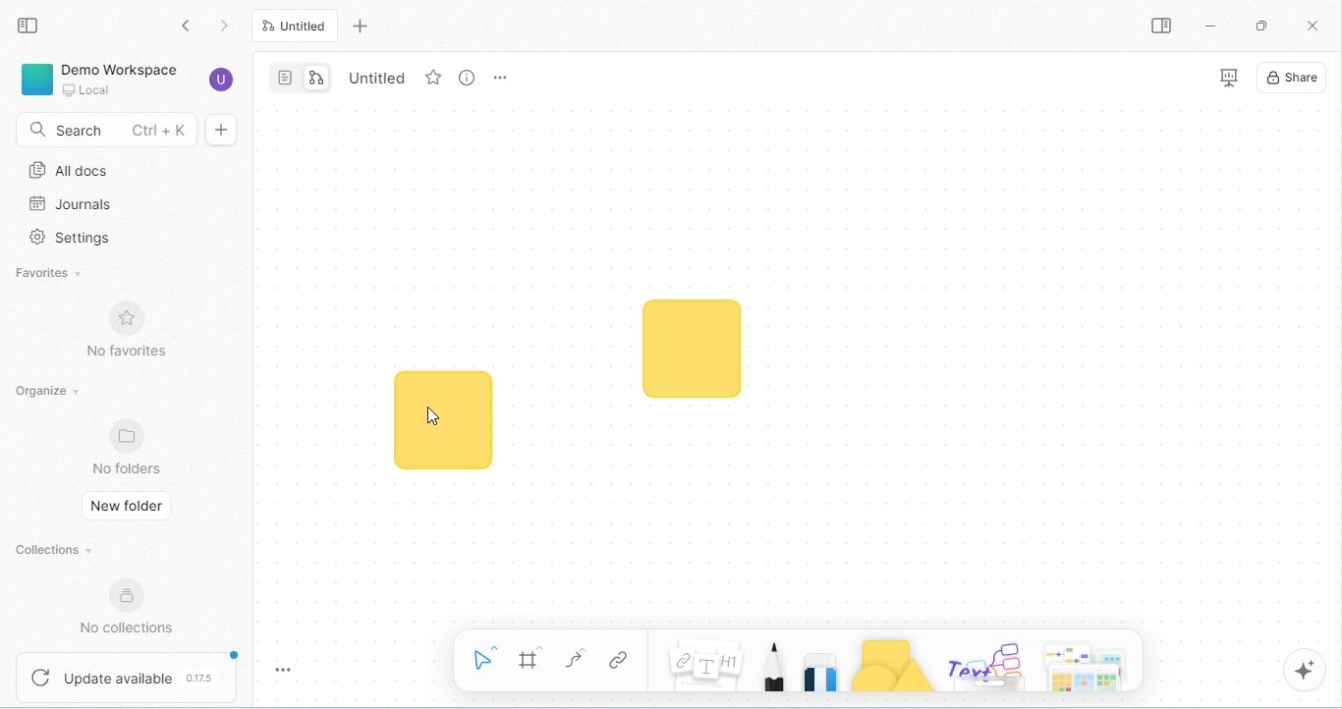  Describe the element at coordinates (287, 669) in the screenshot. I see `toggle zoom` at that location.